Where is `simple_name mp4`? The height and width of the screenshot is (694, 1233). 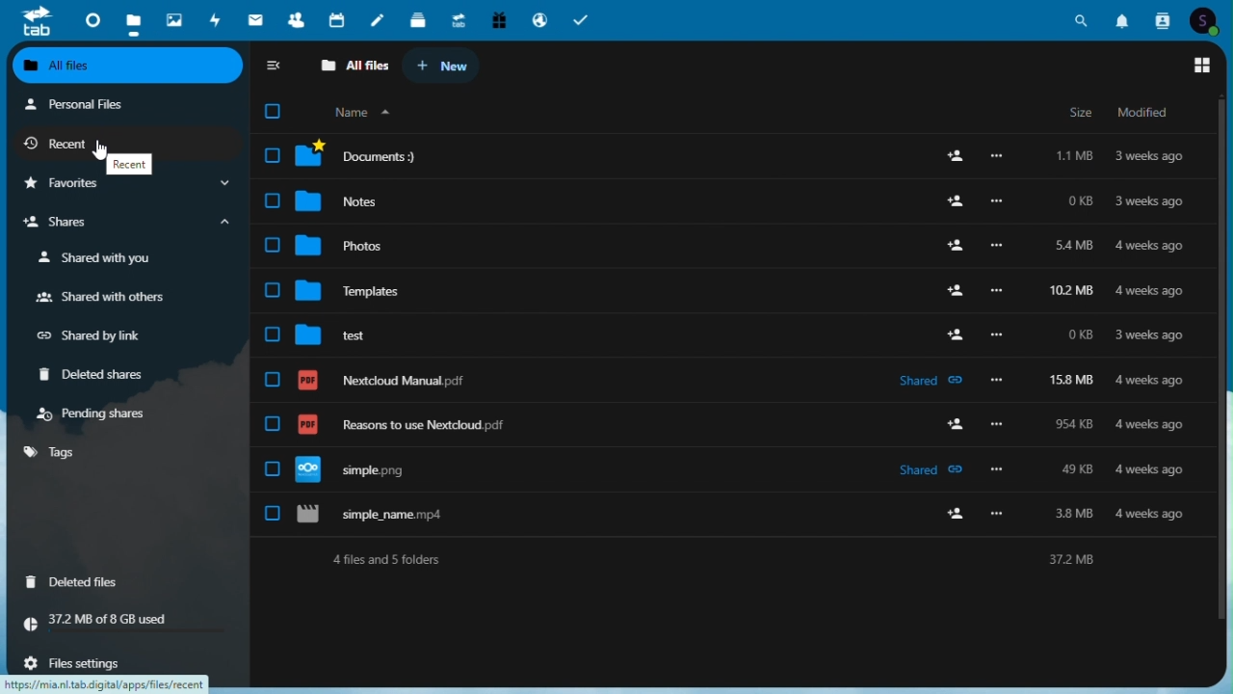
simple_name mp4 is located at coordinates (723, 516).